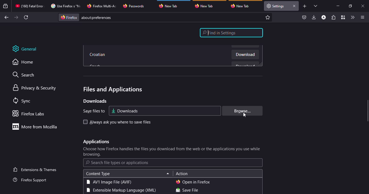  What do you see at coordinates (32, 180) in the screenshot?
I see `support` at bounding box center [32, 180].